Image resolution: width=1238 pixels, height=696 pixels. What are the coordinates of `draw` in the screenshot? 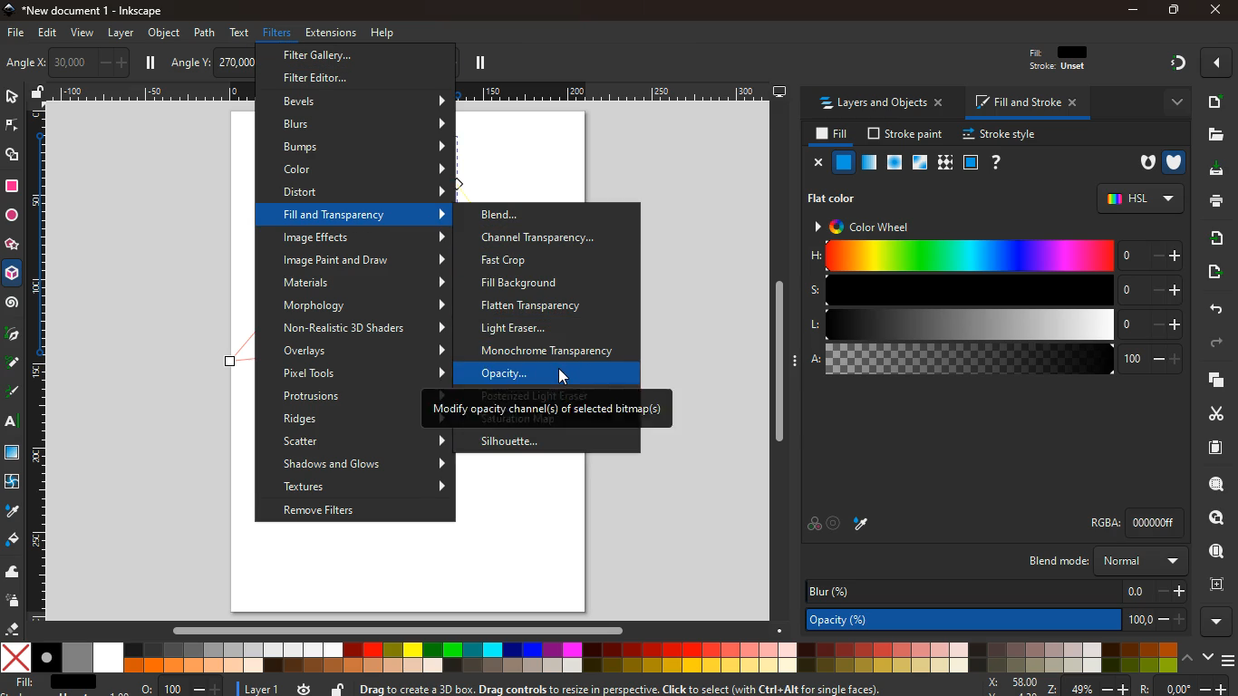 It's located at (13, 395).